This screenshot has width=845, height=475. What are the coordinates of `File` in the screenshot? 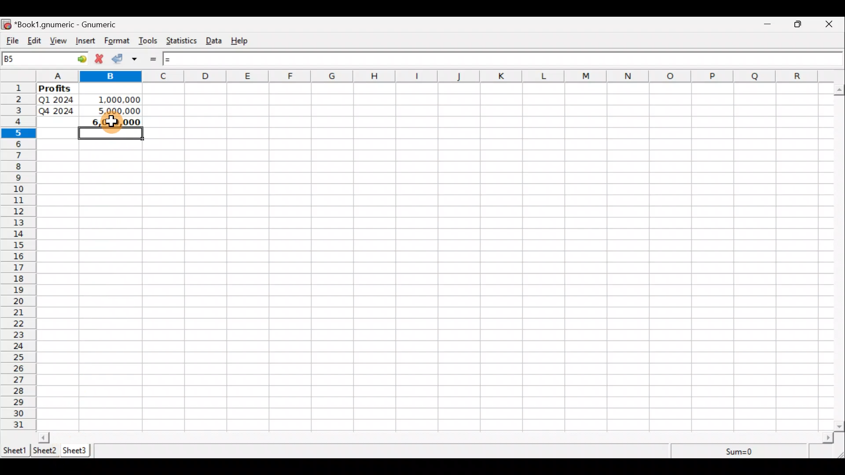 It's located at (11, 41).